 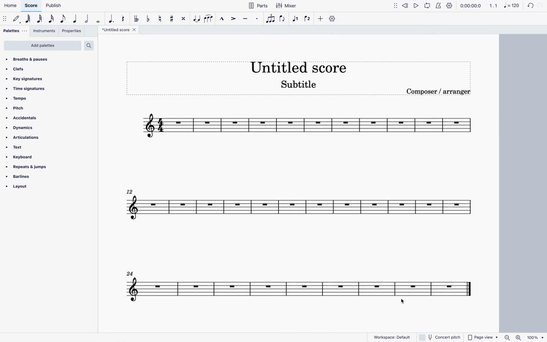 What do you see at coordinates (483, 336) in the screenshot?
I see `page view` at bounding box center [483, 336].